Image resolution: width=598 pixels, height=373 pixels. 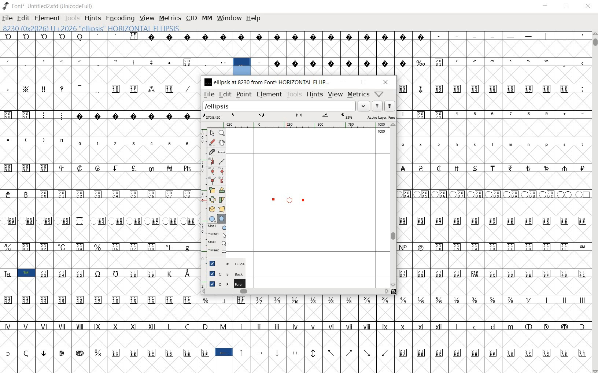 What do you see at coordinates (208, 94) in the screenshot?
I see `file` at bounding box center [208, 94].